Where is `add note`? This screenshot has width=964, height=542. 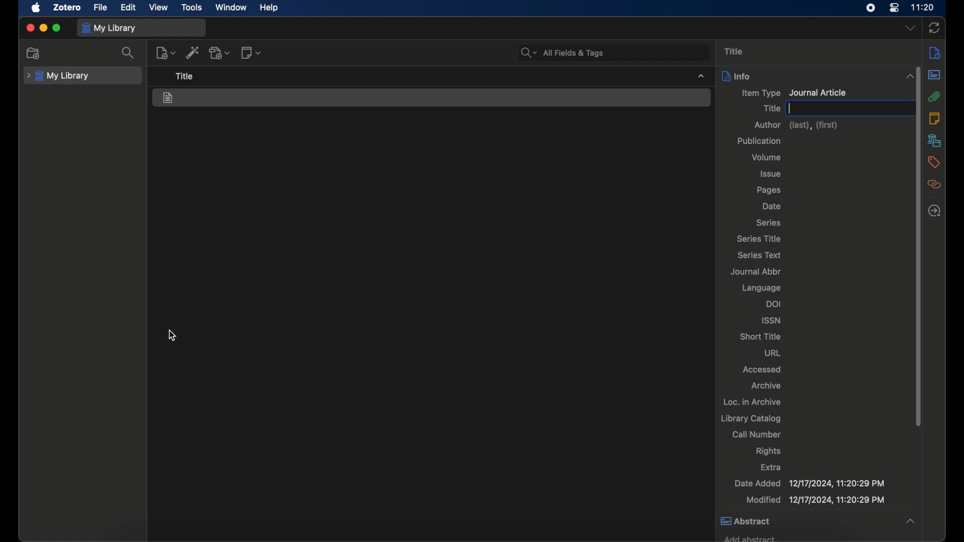
add note is located at coordinates (251, 53).